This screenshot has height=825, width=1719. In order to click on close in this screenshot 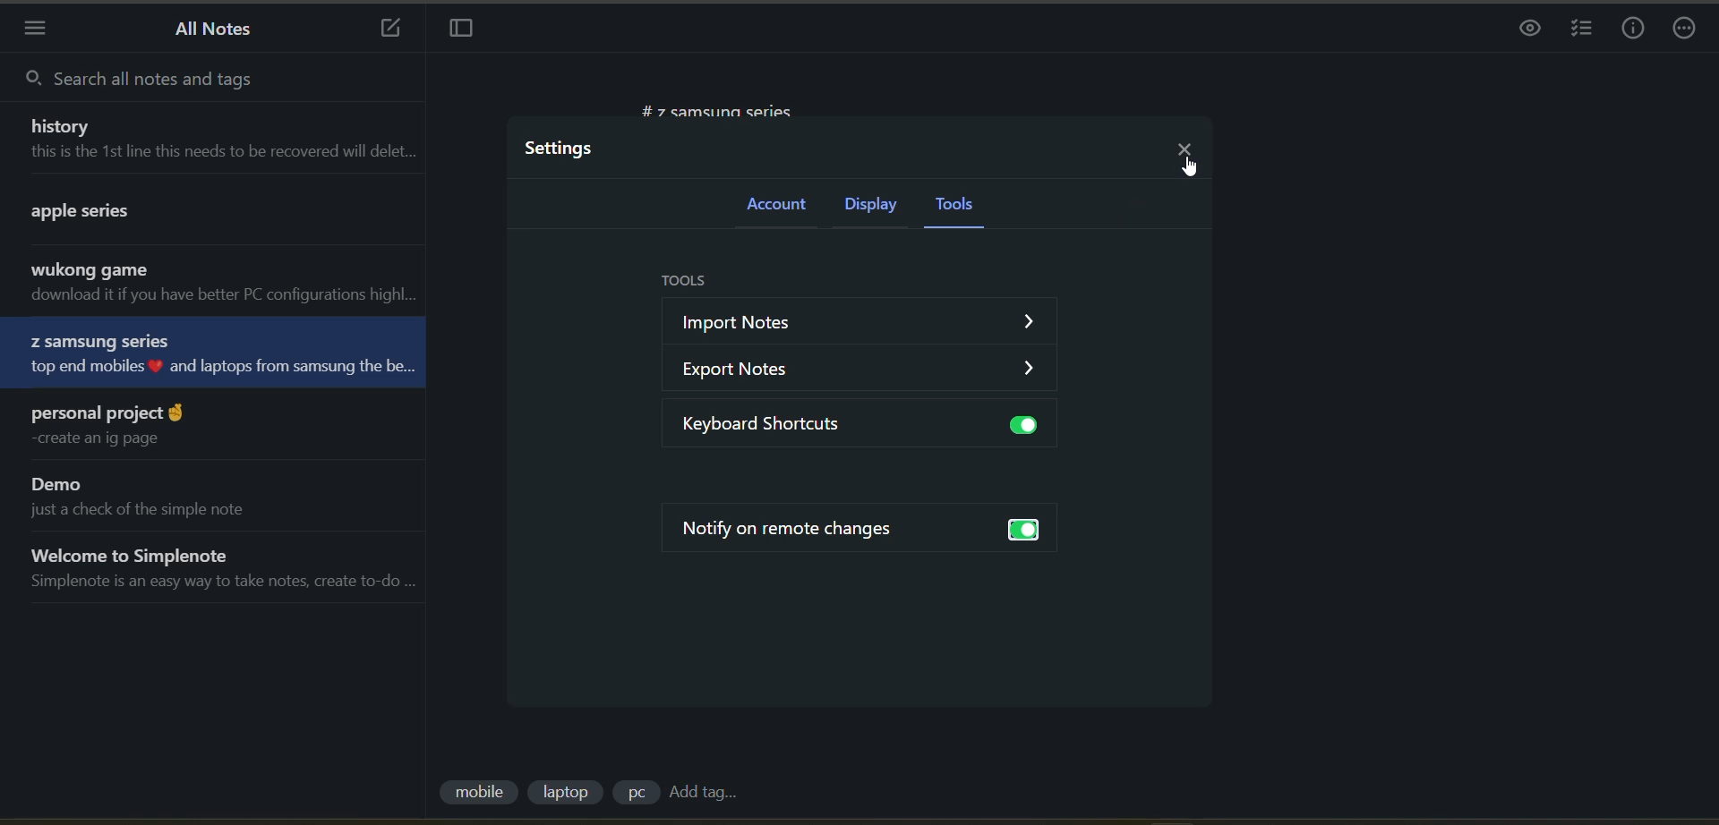, I will do `click(1186, 146)`.